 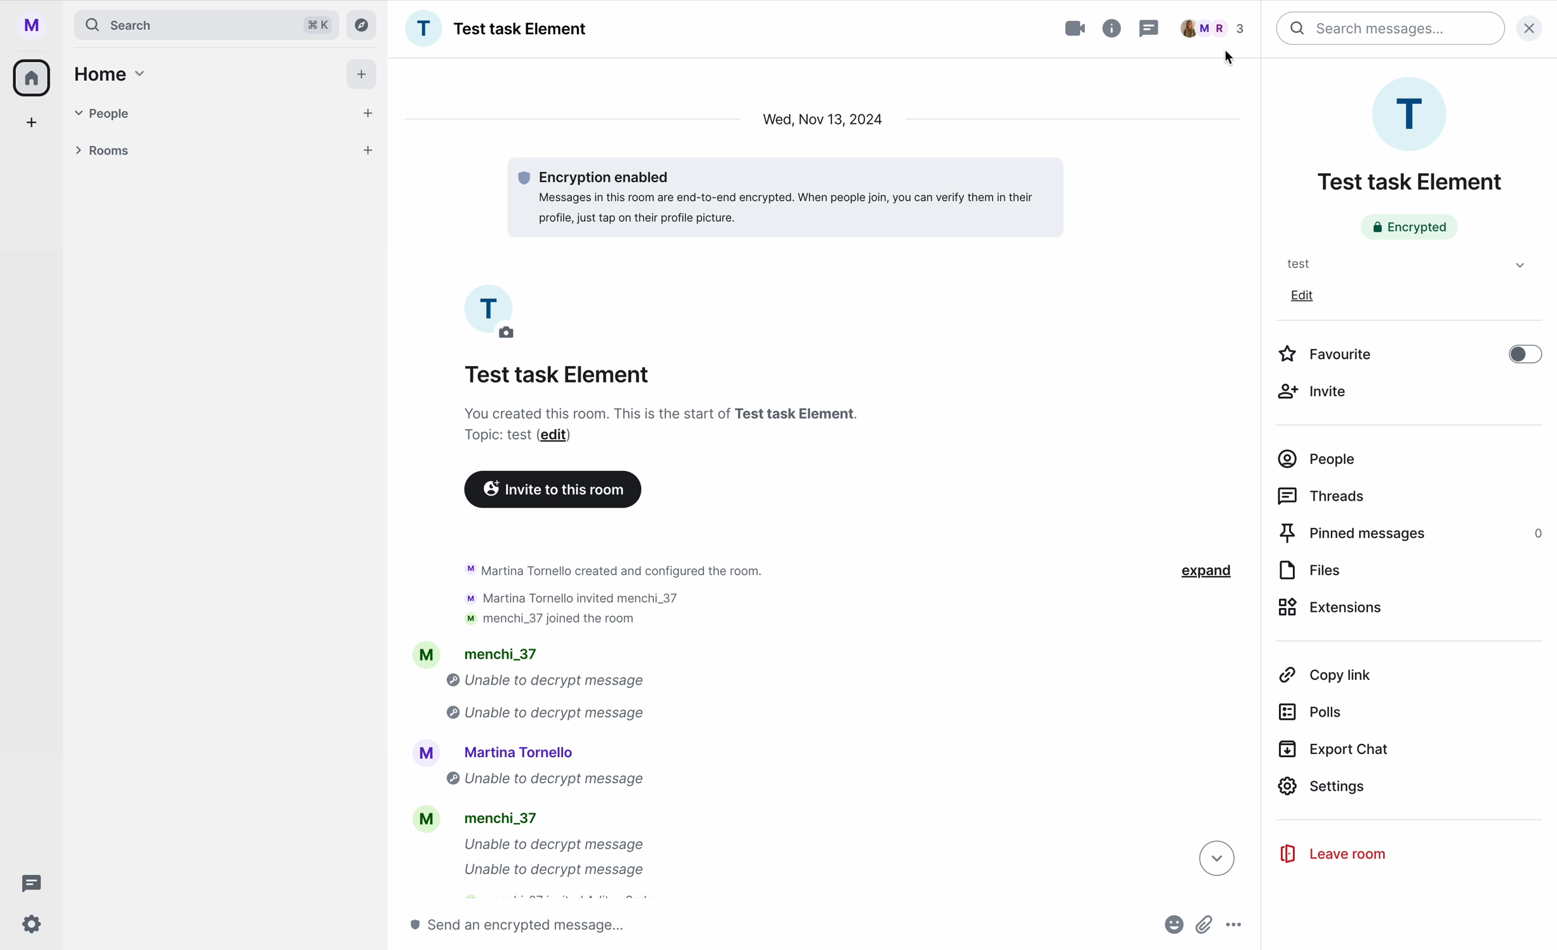 I want to click on expand, so click(x=1194, y=571).